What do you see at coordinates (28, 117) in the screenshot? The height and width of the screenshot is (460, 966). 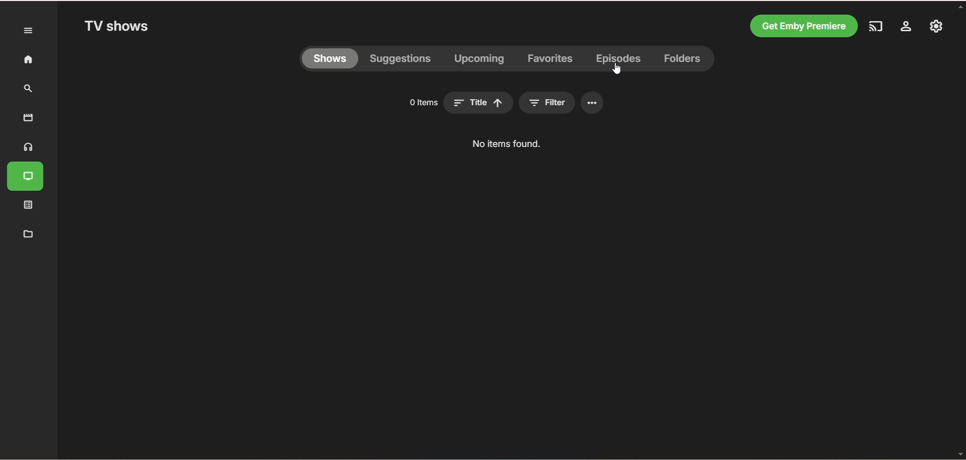 I see `movies` at bounding box center [28, 117].